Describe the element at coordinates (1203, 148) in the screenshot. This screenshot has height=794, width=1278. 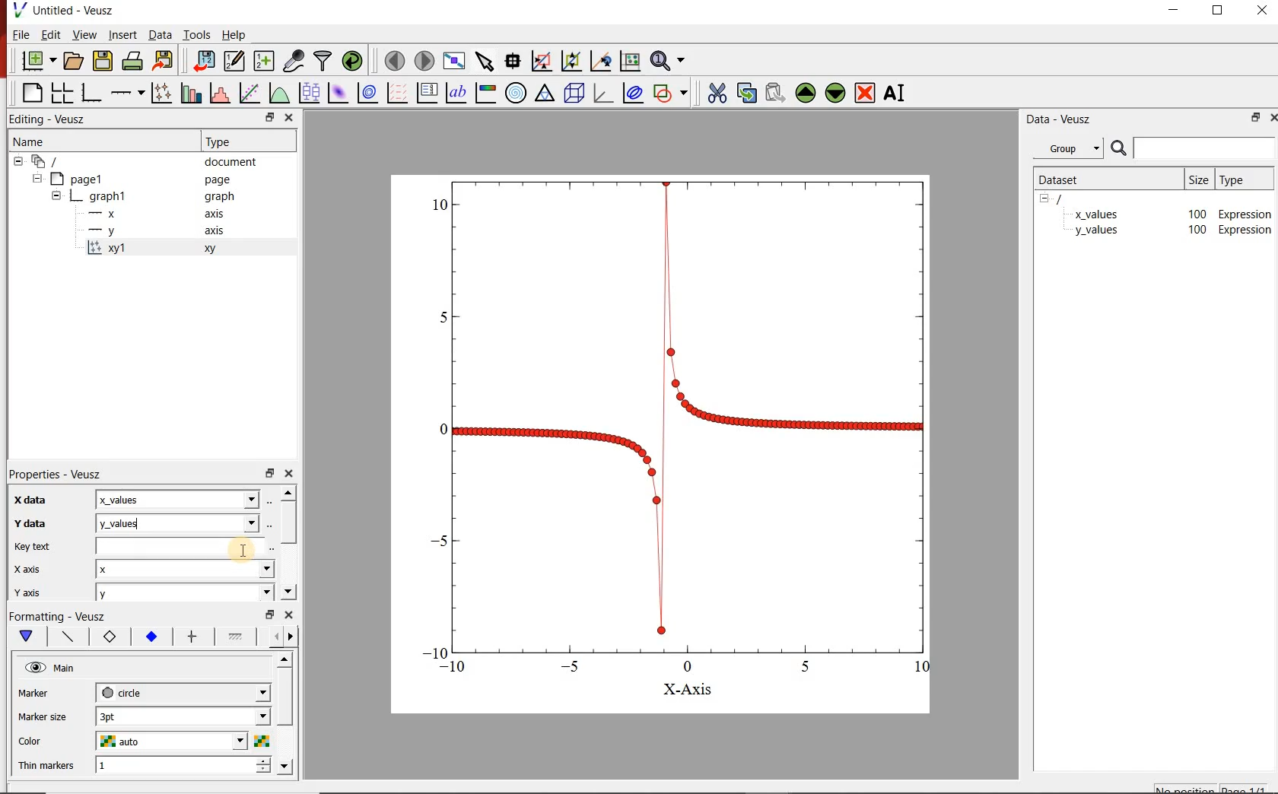
I see `input search` at that location.